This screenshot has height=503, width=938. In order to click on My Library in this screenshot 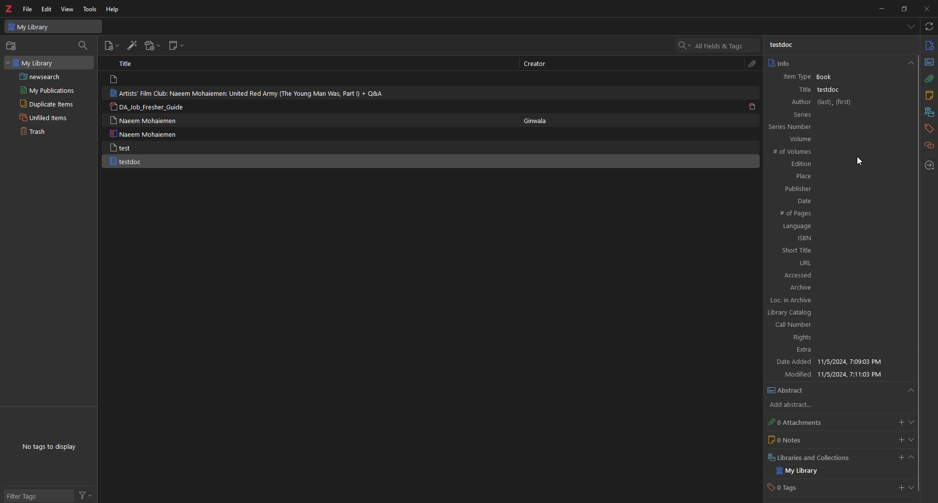, I will do `click(49, 63)`.